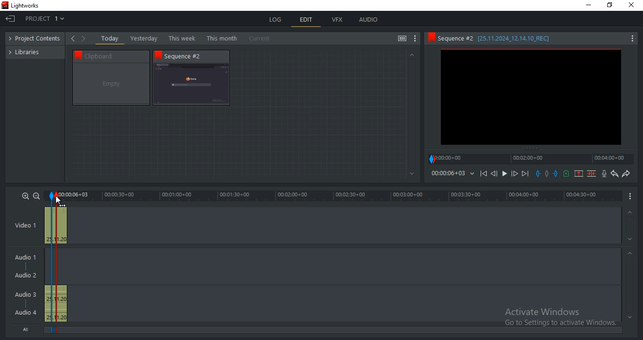 The height and width of the screenshot is (340, 643). What do you see at coordinates (411, 54) in the screenshot?
I see `greyed out up arrow` at bounding box center [411, 54].